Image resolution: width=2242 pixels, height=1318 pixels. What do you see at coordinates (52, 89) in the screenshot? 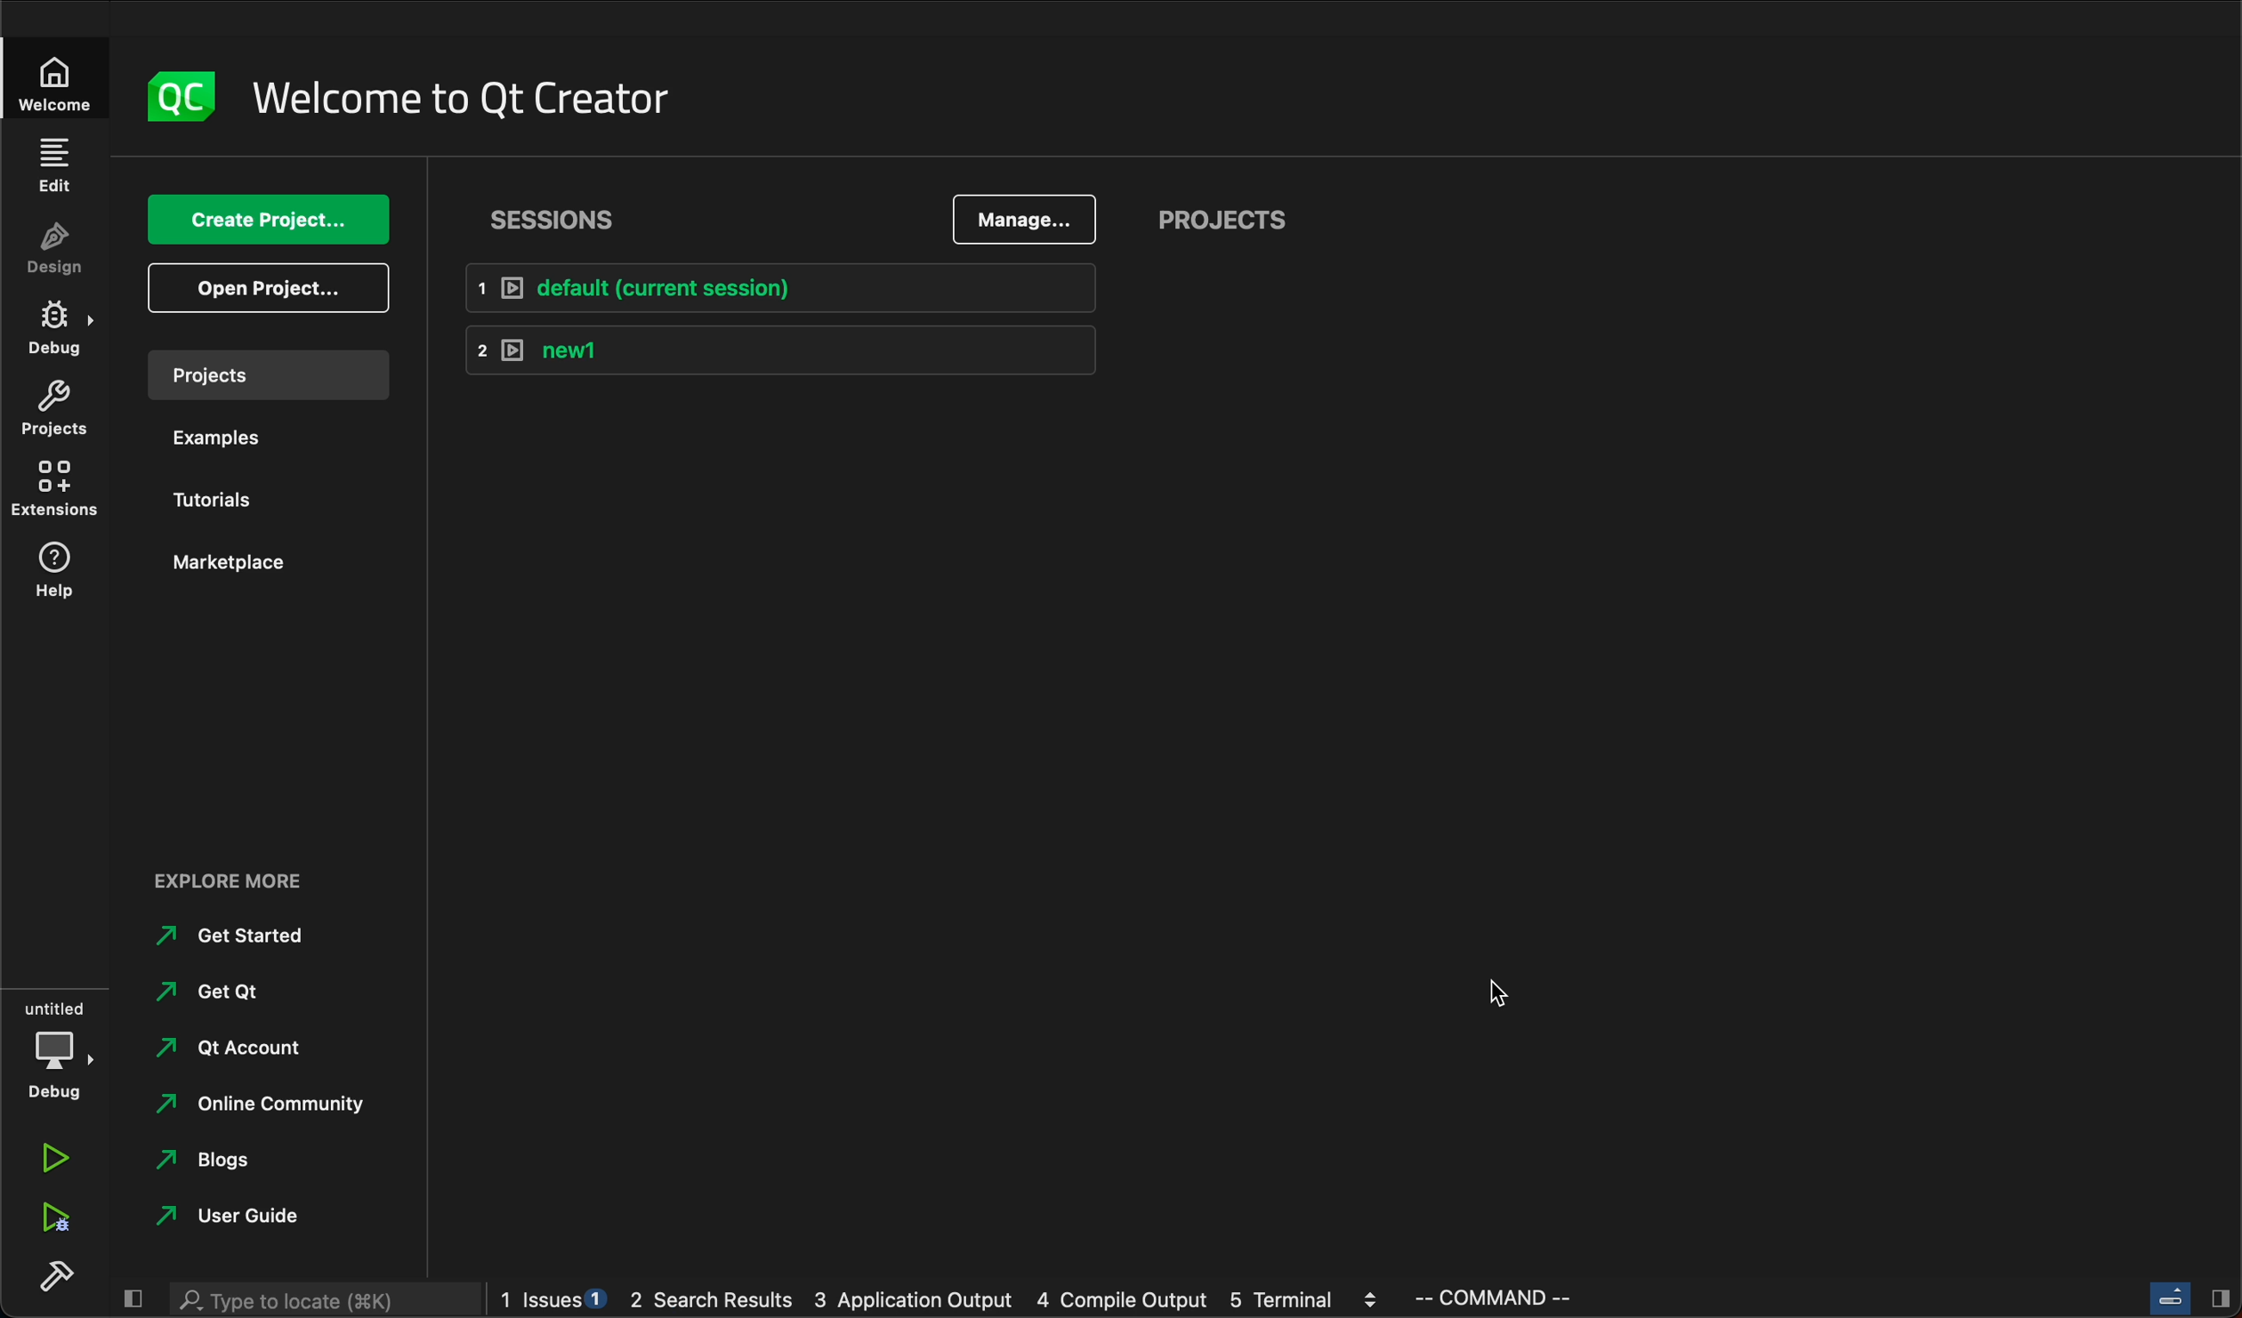
I see `welcome` at bounding box center [52, 89].